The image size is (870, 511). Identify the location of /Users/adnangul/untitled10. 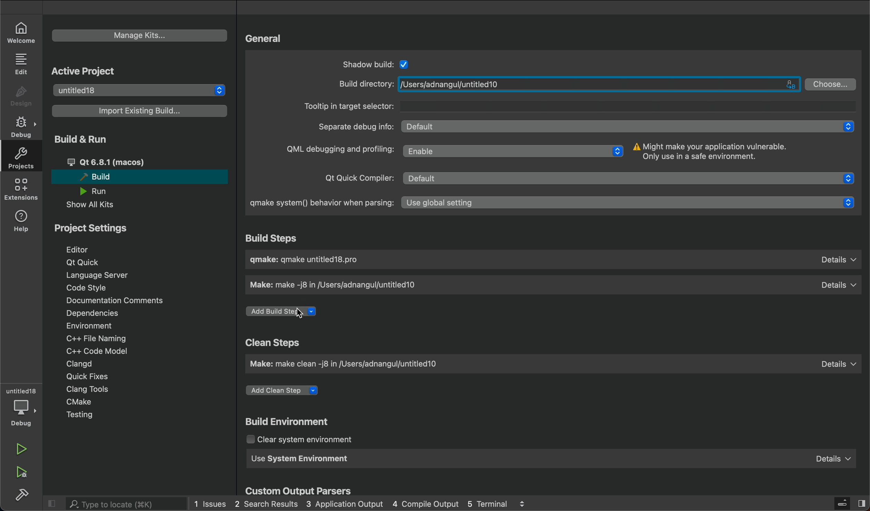
(599, 84).